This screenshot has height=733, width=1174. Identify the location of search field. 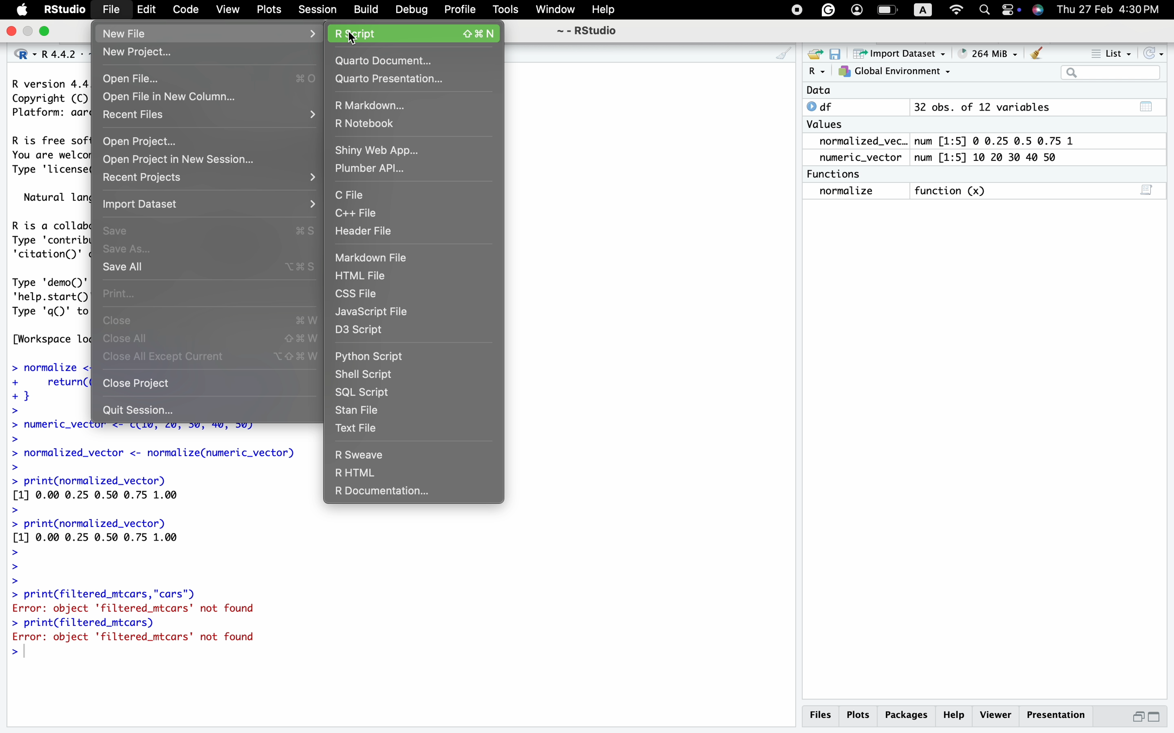
(1114, 73).